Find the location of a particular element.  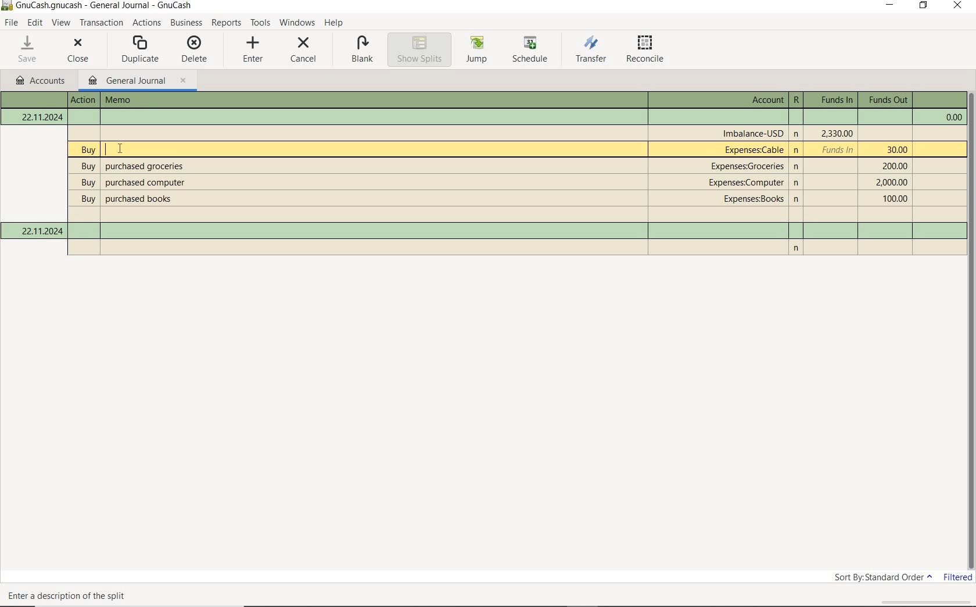

sort by is located at coordinates (883, 577).